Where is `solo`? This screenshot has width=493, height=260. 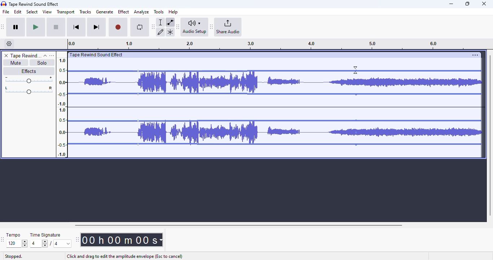
solo is located at coordinates (42, 62).